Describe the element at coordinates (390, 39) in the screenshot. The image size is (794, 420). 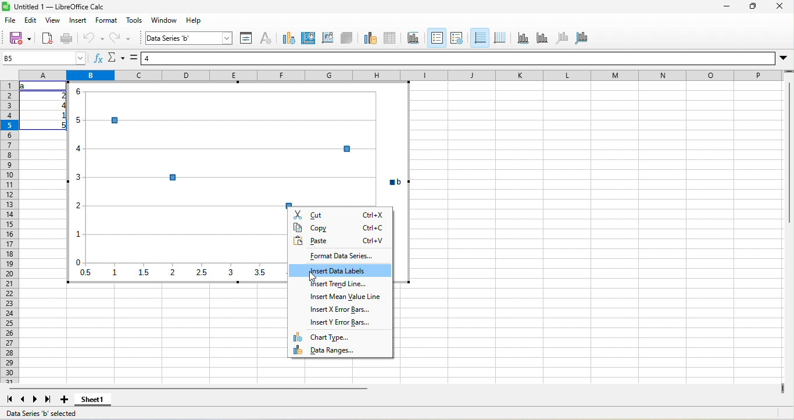
I see `data table` at that location.